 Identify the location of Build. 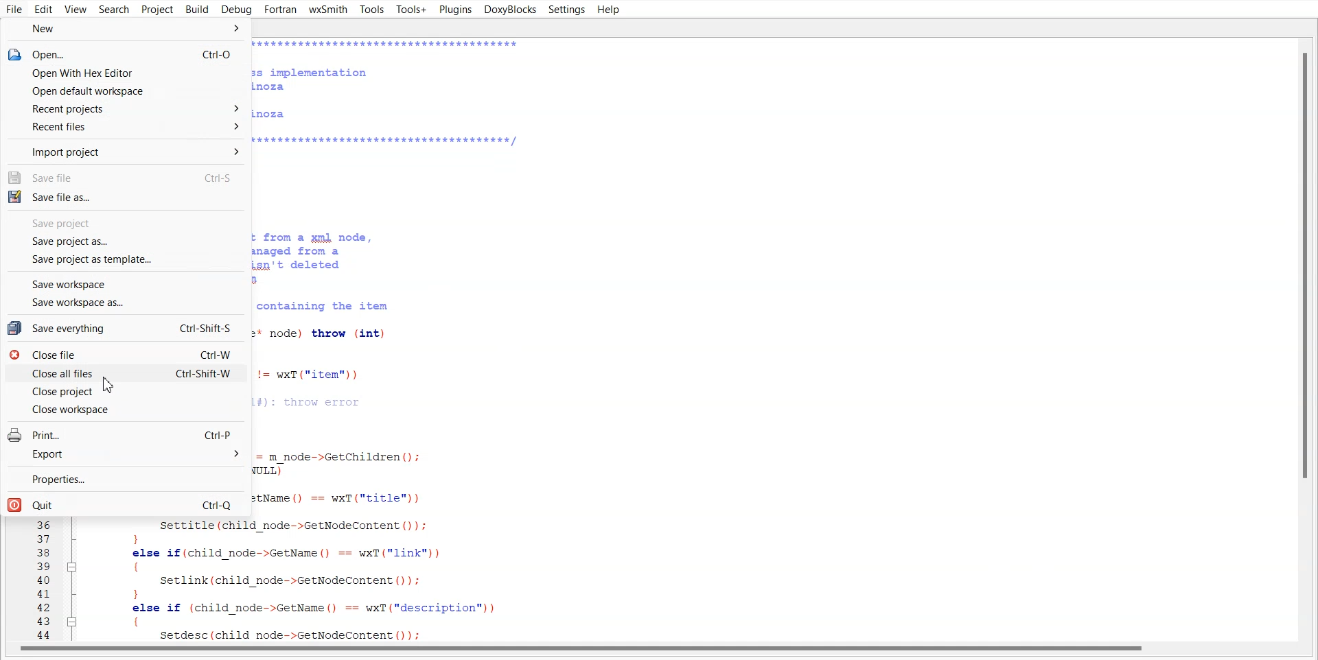
(197, 9).